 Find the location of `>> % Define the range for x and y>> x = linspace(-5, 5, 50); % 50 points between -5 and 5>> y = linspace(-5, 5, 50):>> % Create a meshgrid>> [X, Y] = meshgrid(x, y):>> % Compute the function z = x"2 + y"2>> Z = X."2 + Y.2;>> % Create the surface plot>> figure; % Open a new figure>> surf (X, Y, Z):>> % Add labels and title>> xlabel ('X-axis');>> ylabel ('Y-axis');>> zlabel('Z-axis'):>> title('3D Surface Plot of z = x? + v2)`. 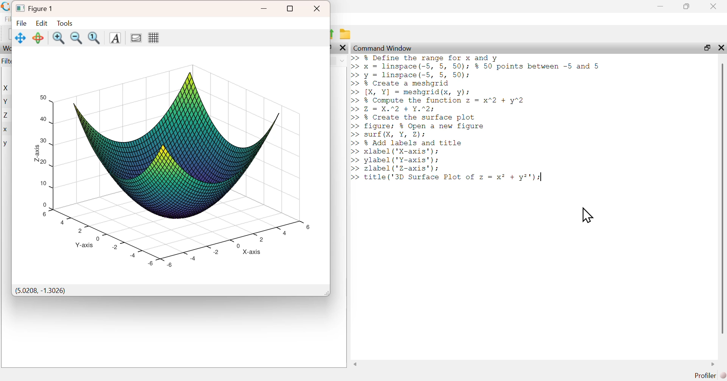

>> % Define the range for x and y>> x = linspace(-5, 5, 50); % 50 points between -5 and 5>> y = linspace(-5, 5, 50):>> % Create a meshgrid>> [X, Y] = meshgrid(x, y):>> % Compute the function z = x"2 + y"2>> Z = X."2 + Y.2;>> % Create the surface plot>> figure; % Open a new figure>> surf (X, Y, Z):>> % Add labels and title>> xlabel ('X-axis');>> ylabel ('Y-axis');>> zlabel('Z-axis'):>> title('3D Surface Plot of z = x? + v2) is located at coordinates (480, 121).